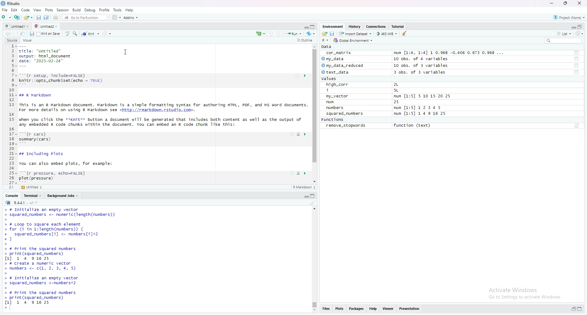  I want to click on Save all open documents, so click(47, 17).